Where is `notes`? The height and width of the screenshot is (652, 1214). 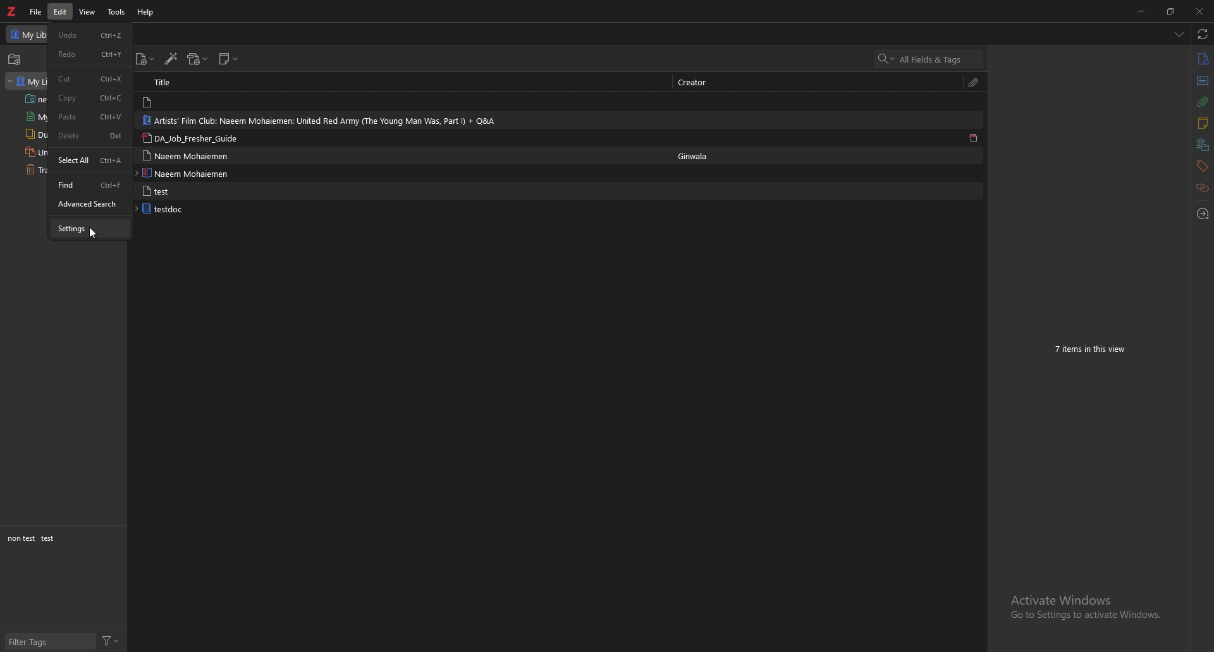
notes is located at coordinates (1201, 123).